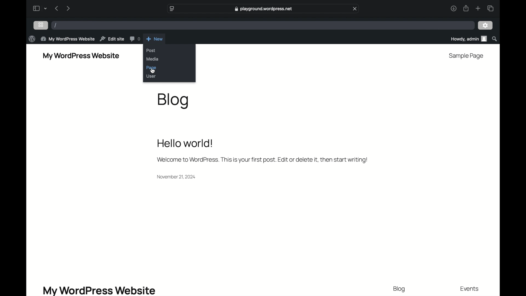  I want to click on wordpress, so click(32, 39).